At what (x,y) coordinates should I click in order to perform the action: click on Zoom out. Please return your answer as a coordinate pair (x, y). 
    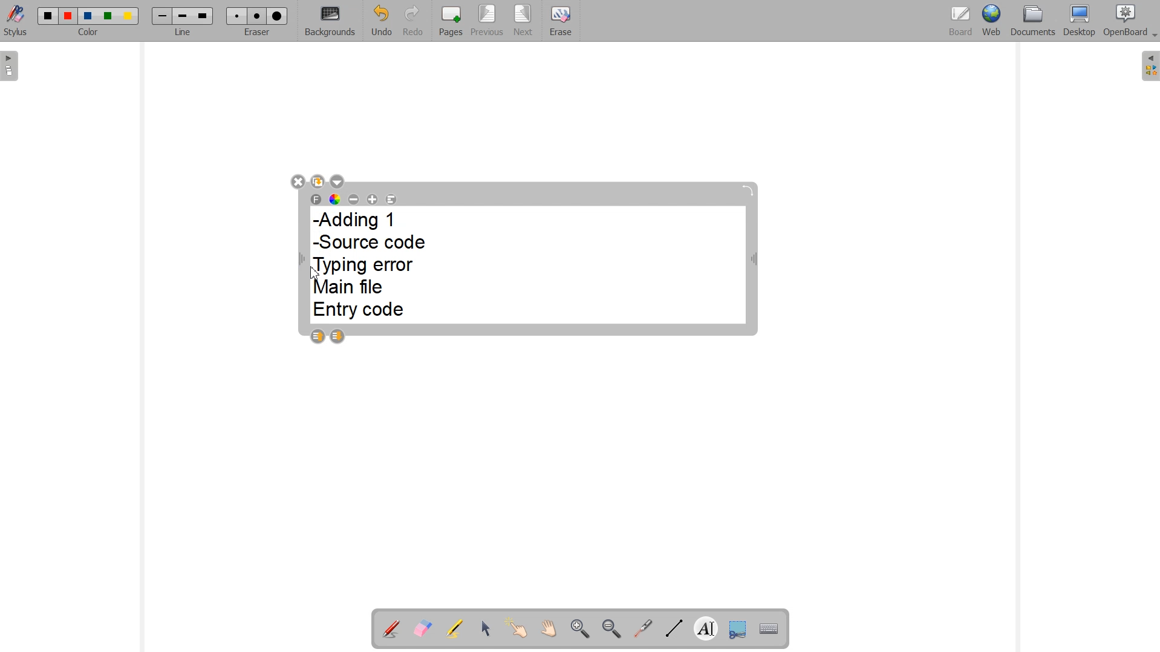
    Looking at the image, I should click on (611, 628).